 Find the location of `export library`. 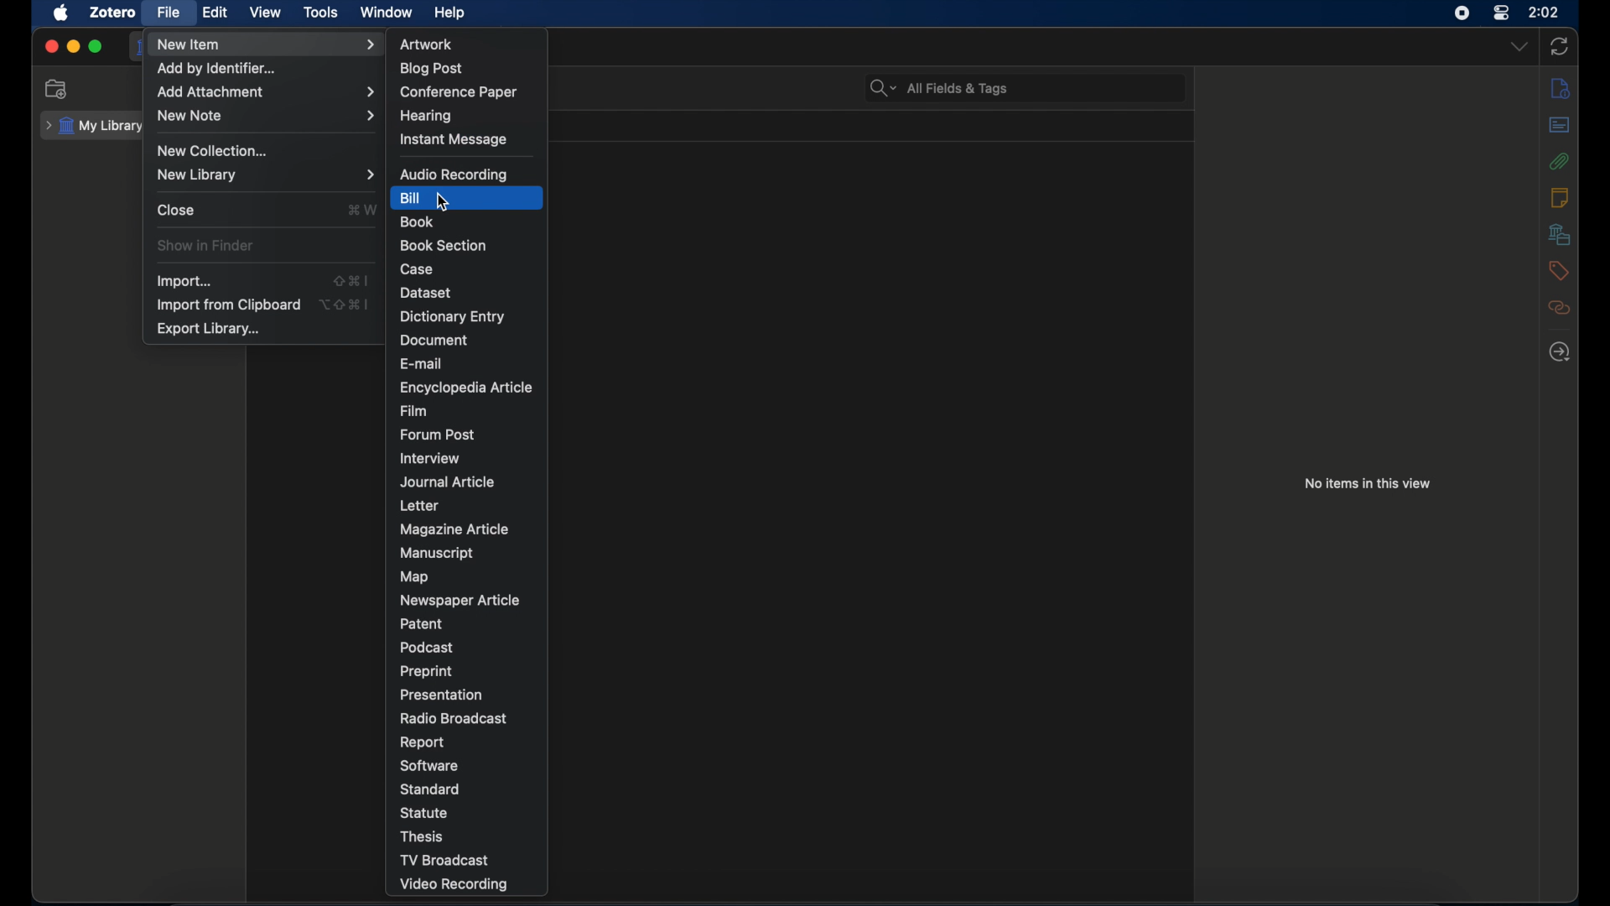

export library is located at coordinates (210, 329).